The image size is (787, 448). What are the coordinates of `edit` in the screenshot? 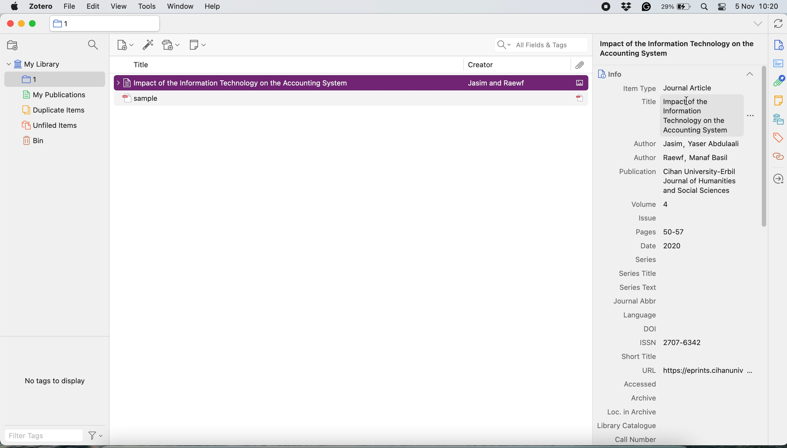 It's located at (93, 7).